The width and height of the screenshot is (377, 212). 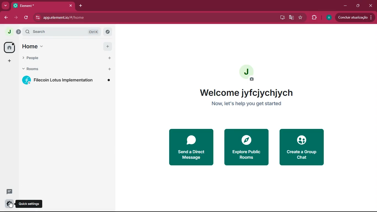 I want to click on update, so click(x=355, y=17).